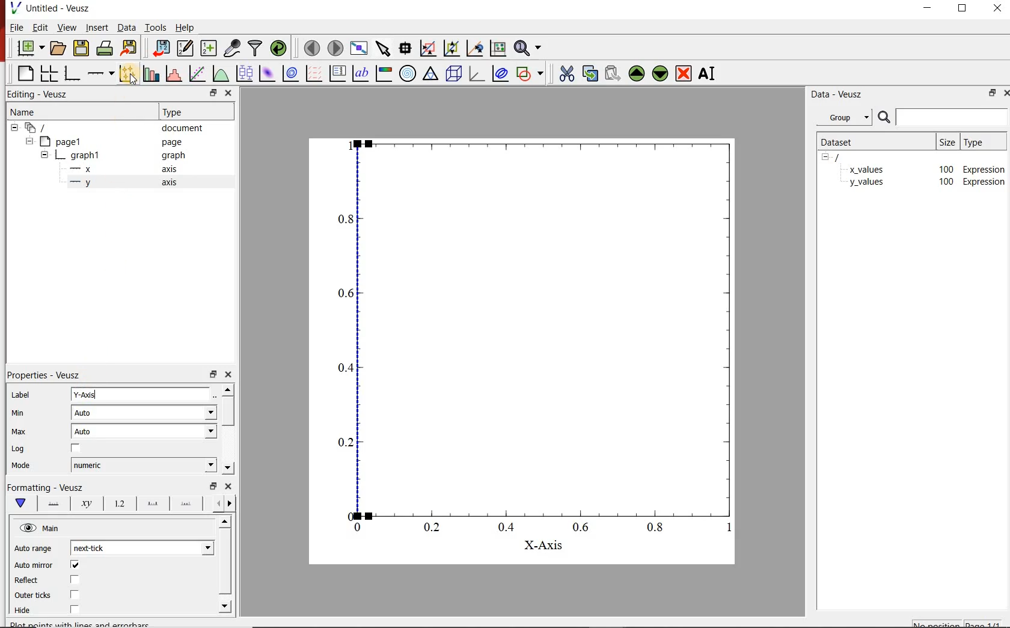 This screenshot has height=628, width=1010. What do you see at coordinates (76, 594) in the screenshot?
I see `checkbox` at bounding box center [76, 594].